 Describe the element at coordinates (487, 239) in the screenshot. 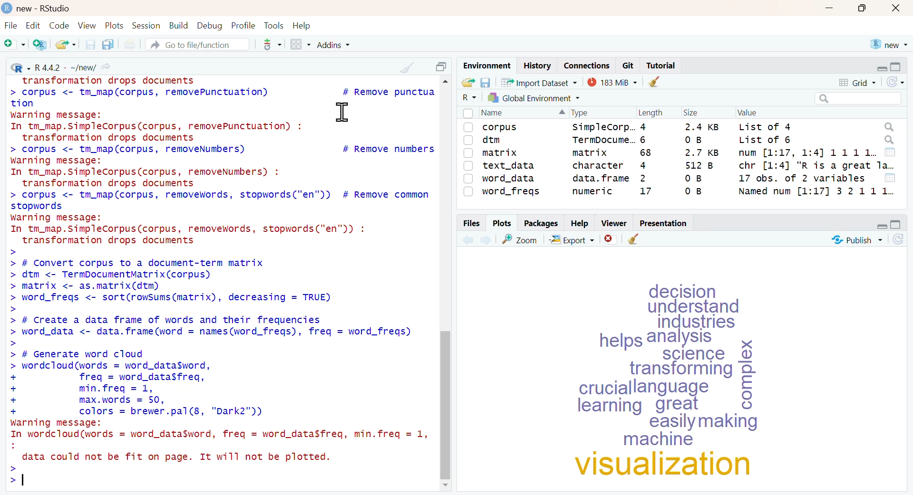

I see `Forward` at that location.